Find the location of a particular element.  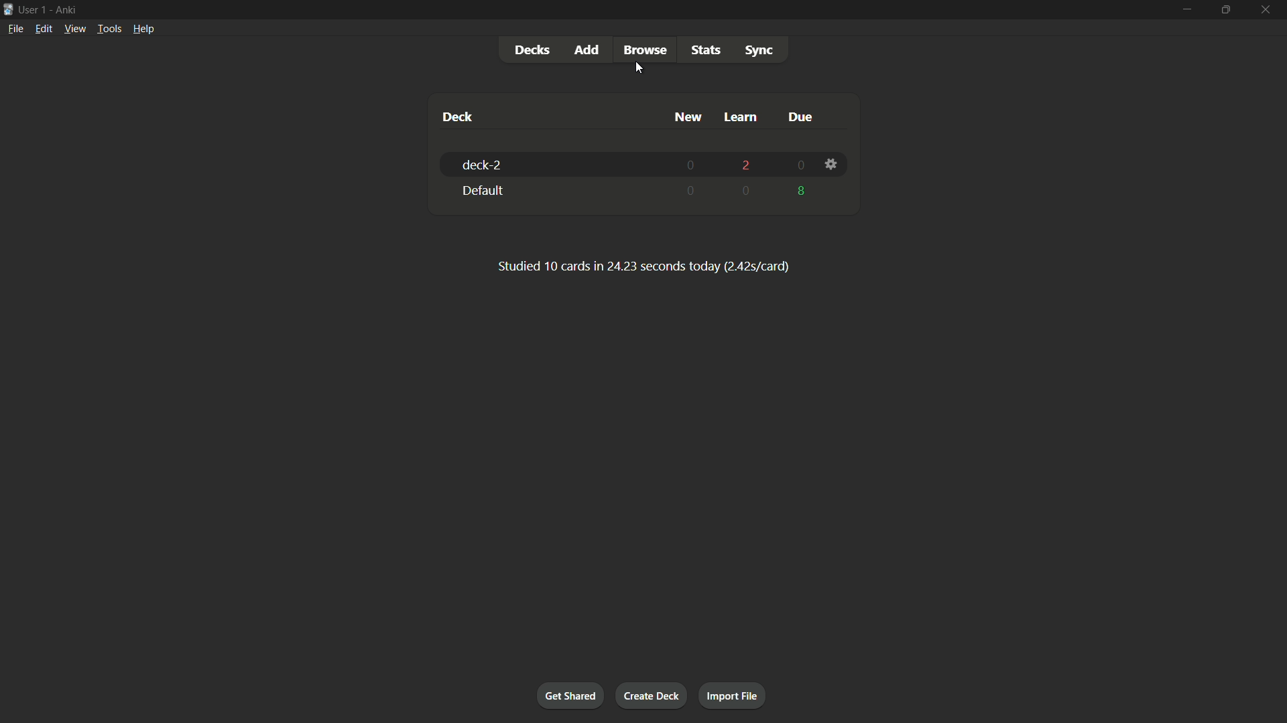

2 is located at coordinates (746, 167).